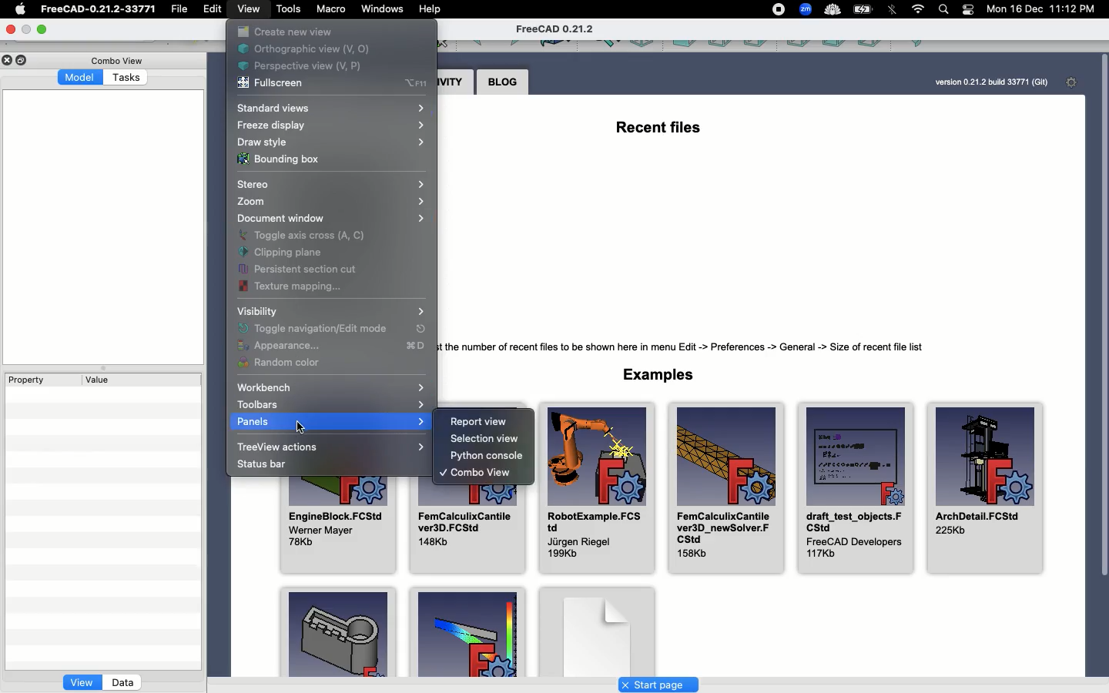  What do you see at coordinates (283, 252) in the screenshot?
I see `Clipping plane` at bounding box center [283, 252].